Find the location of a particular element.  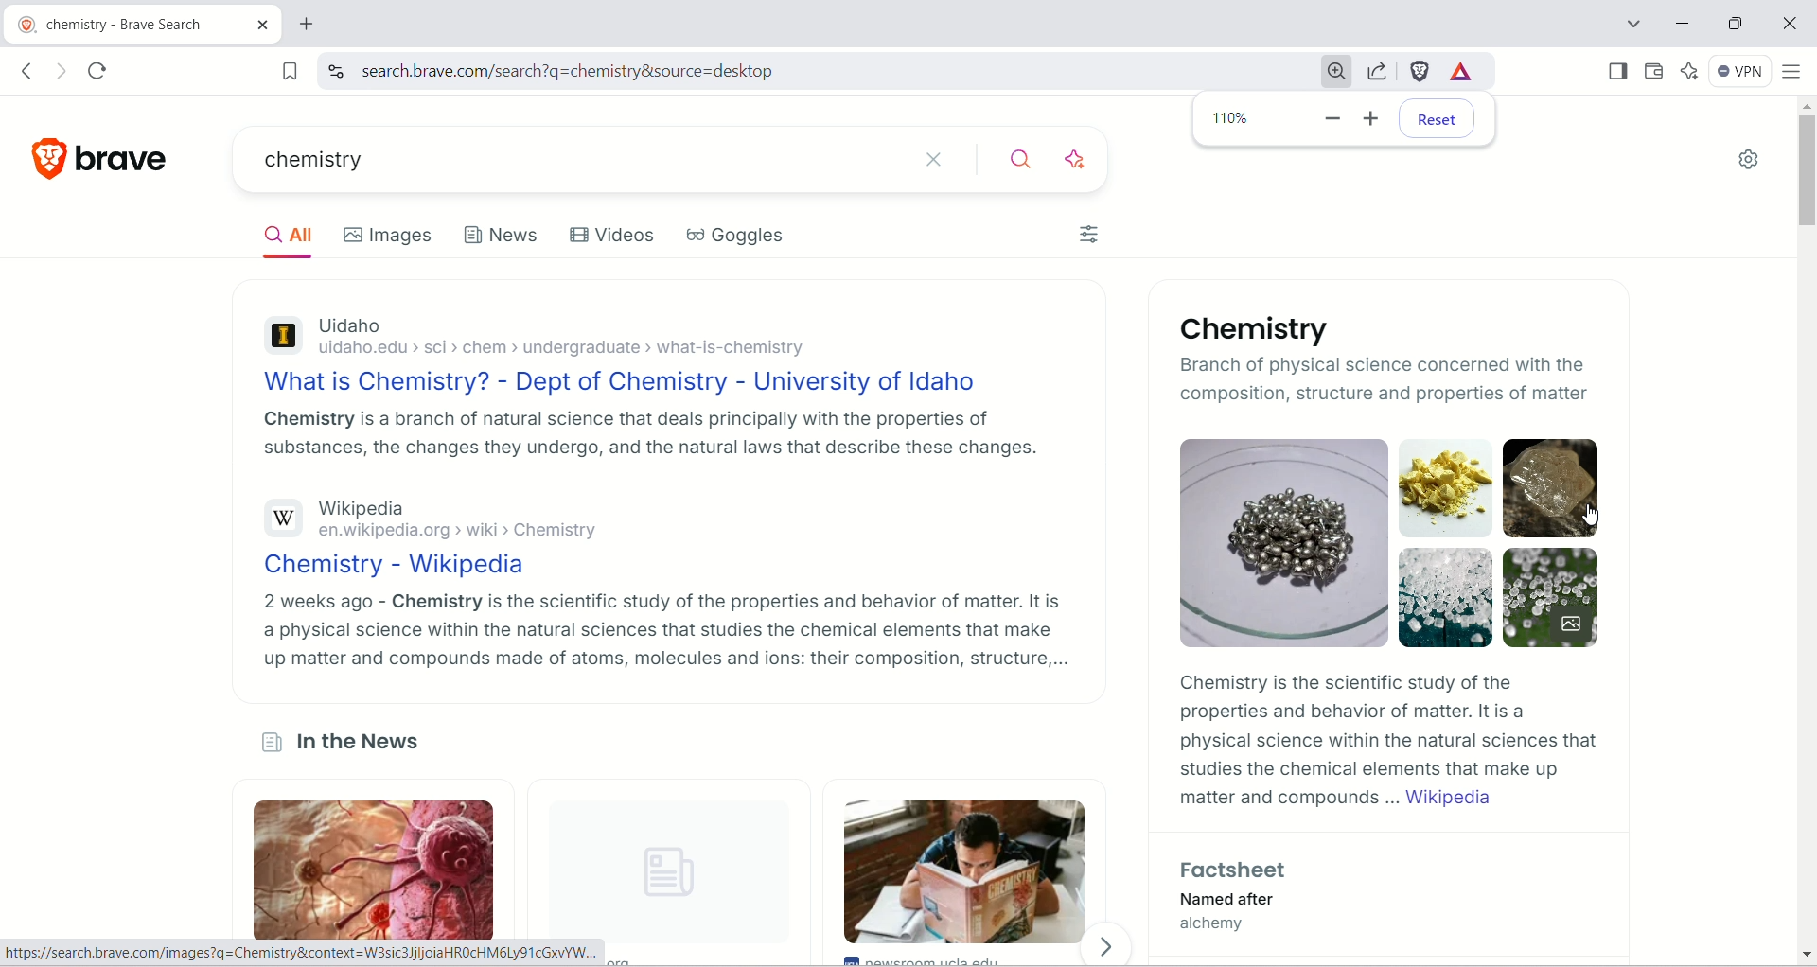

leo AI is located at coordinates (1687, 69).